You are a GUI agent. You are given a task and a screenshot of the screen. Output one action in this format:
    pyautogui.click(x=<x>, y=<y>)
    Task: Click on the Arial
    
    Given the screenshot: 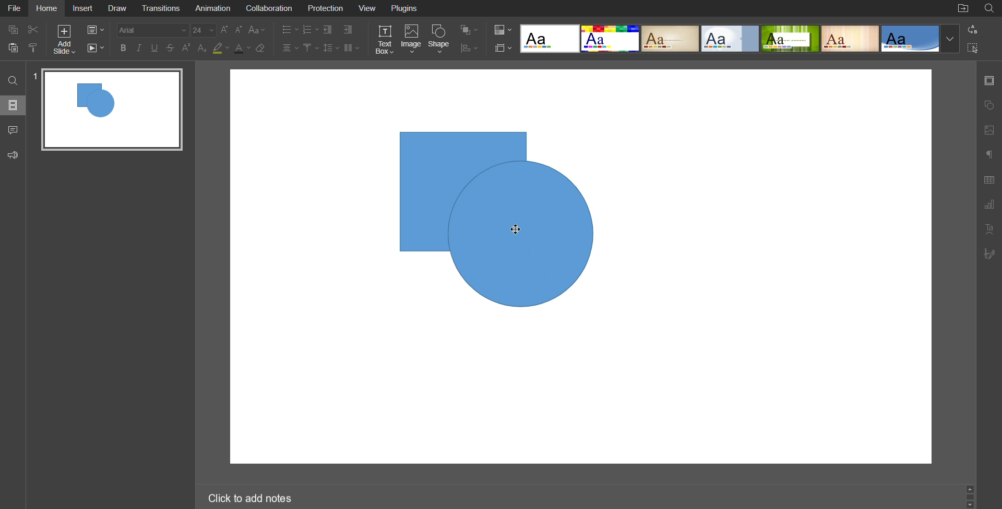 What is the action you would take?
    pyautogui.click(x=153, y=30)
    